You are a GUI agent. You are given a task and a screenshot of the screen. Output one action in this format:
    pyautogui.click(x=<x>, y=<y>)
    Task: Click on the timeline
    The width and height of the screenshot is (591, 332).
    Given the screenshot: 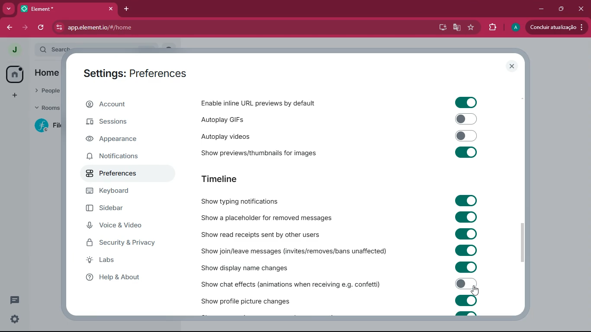 What is the action you would take?
    pyautogui.click(x=233, y=179)
    